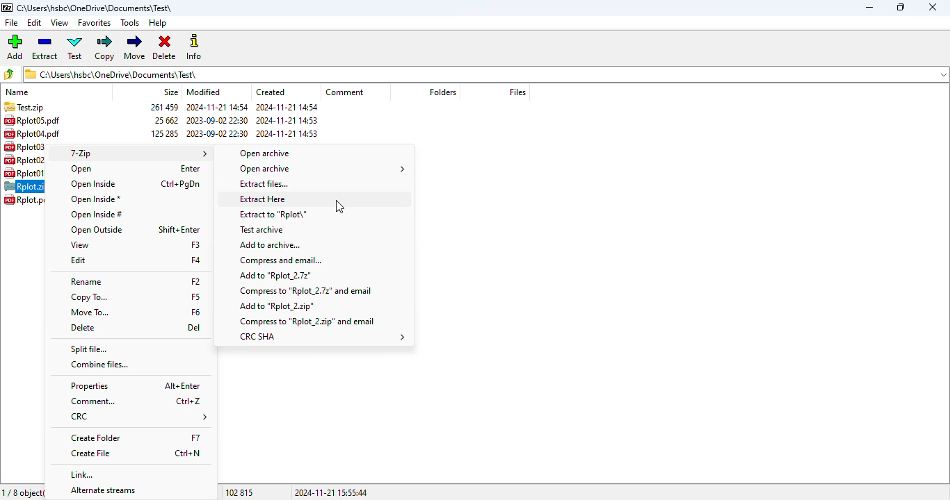 The height and width of the screenshot is (500, 950). I want to click on open inside*, so click(95, 199).